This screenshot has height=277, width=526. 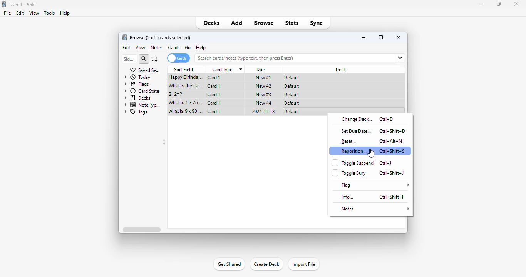 What do you see at coordinates (353, 163) in the screenshot?
I see `toggle suspend` at bounding box center [353, 163].